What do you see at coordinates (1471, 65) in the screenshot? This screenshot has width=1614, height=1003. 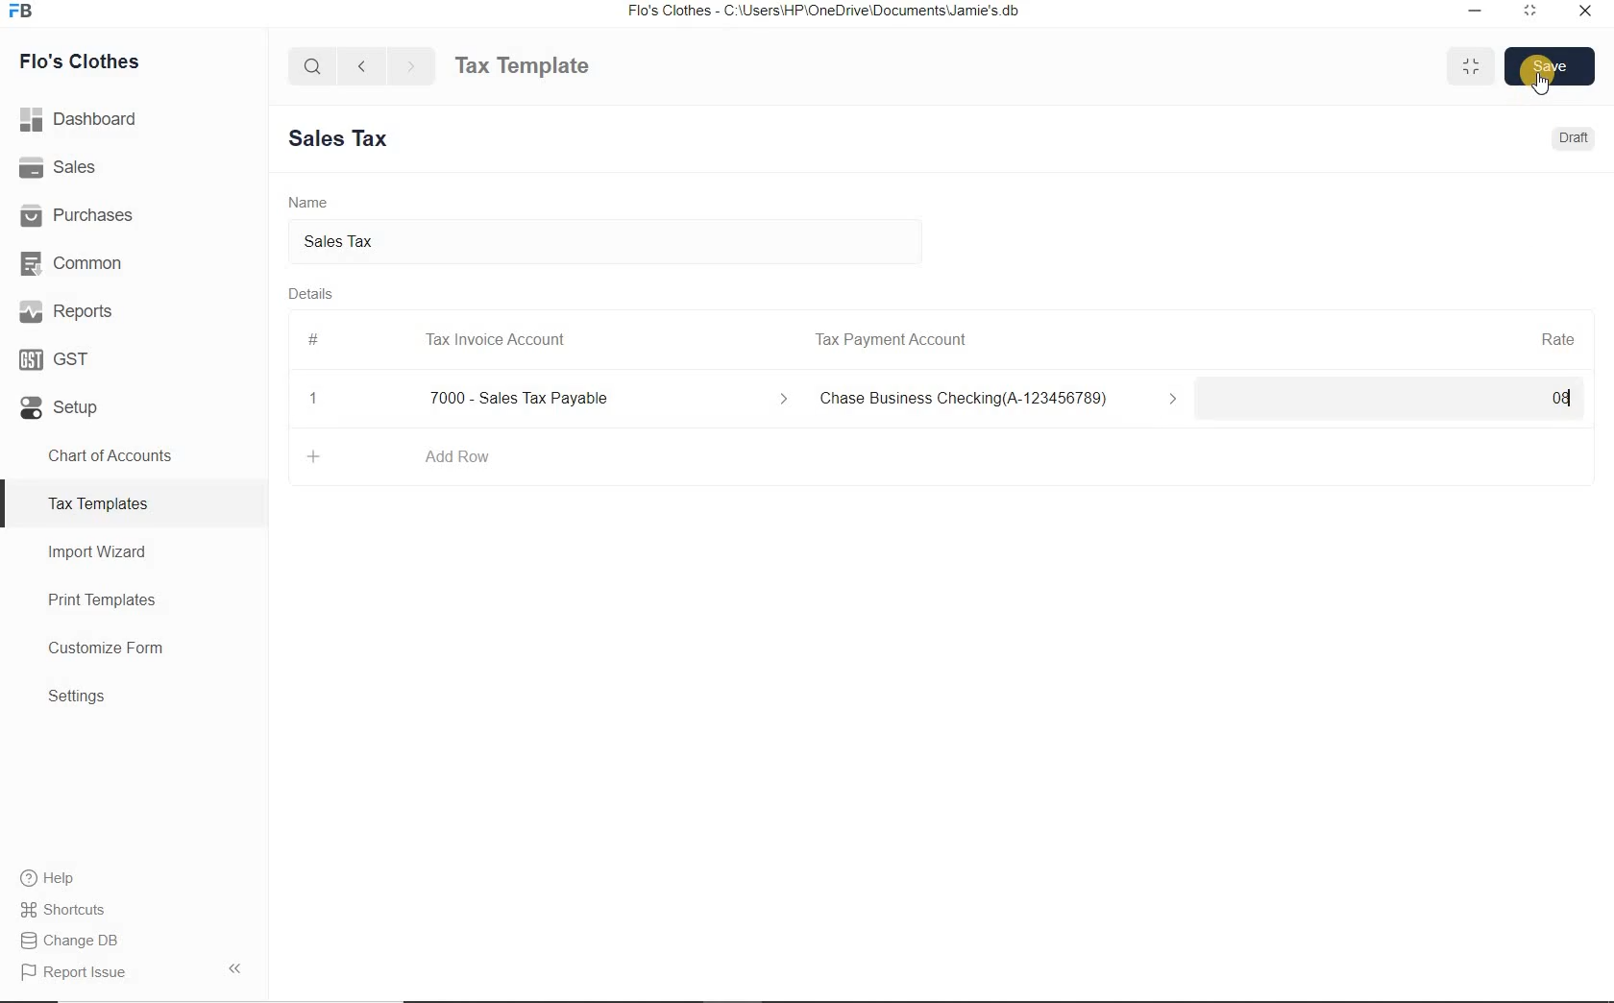 I see `Maximize` at bounding box center [1471, 65].